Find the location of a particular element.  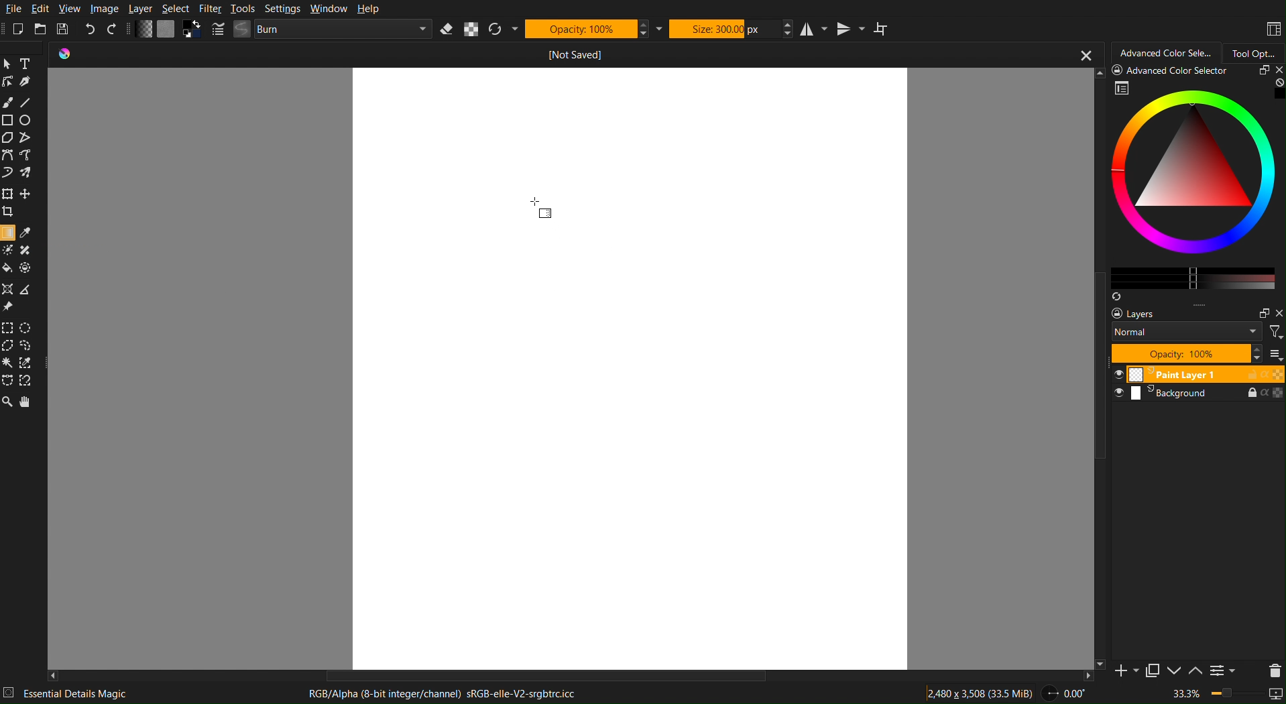

Save is located at coordinates (66, 30).